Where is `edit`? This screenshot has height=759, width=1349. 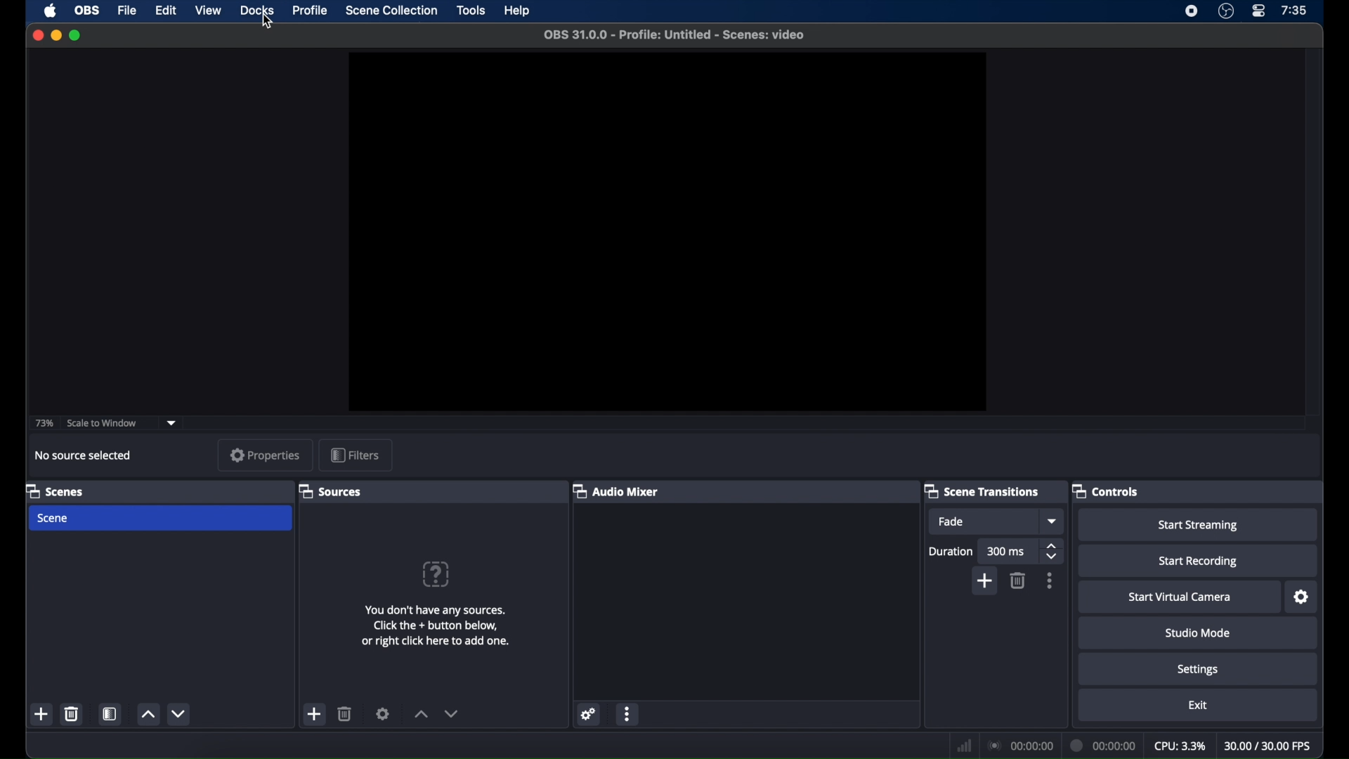 edit is located at coordinates (168, 11).